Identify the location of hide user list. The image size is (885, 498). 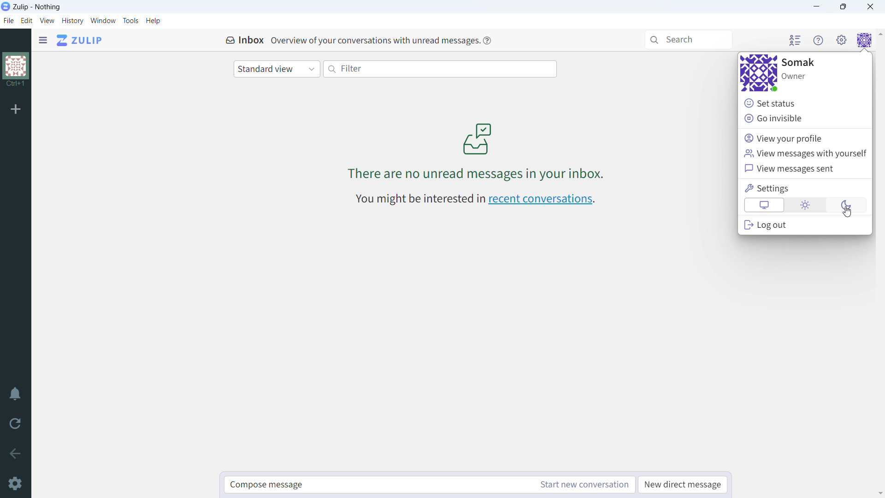
(796, 39).